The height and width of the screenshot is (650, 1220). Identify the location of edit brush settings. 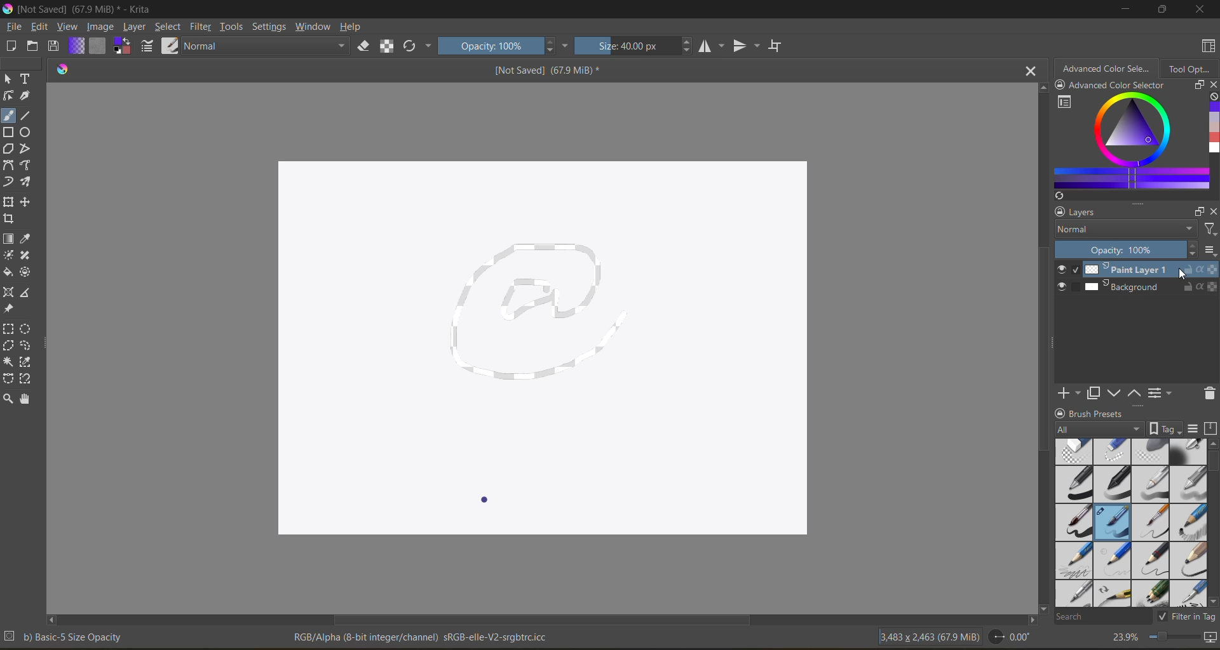
(148, 46).